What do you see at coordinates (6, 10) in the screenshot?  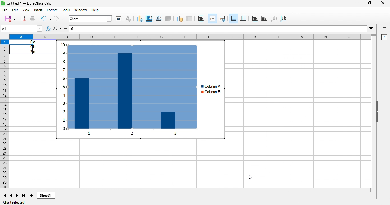 I see `file` at bounding box center [6, 10].